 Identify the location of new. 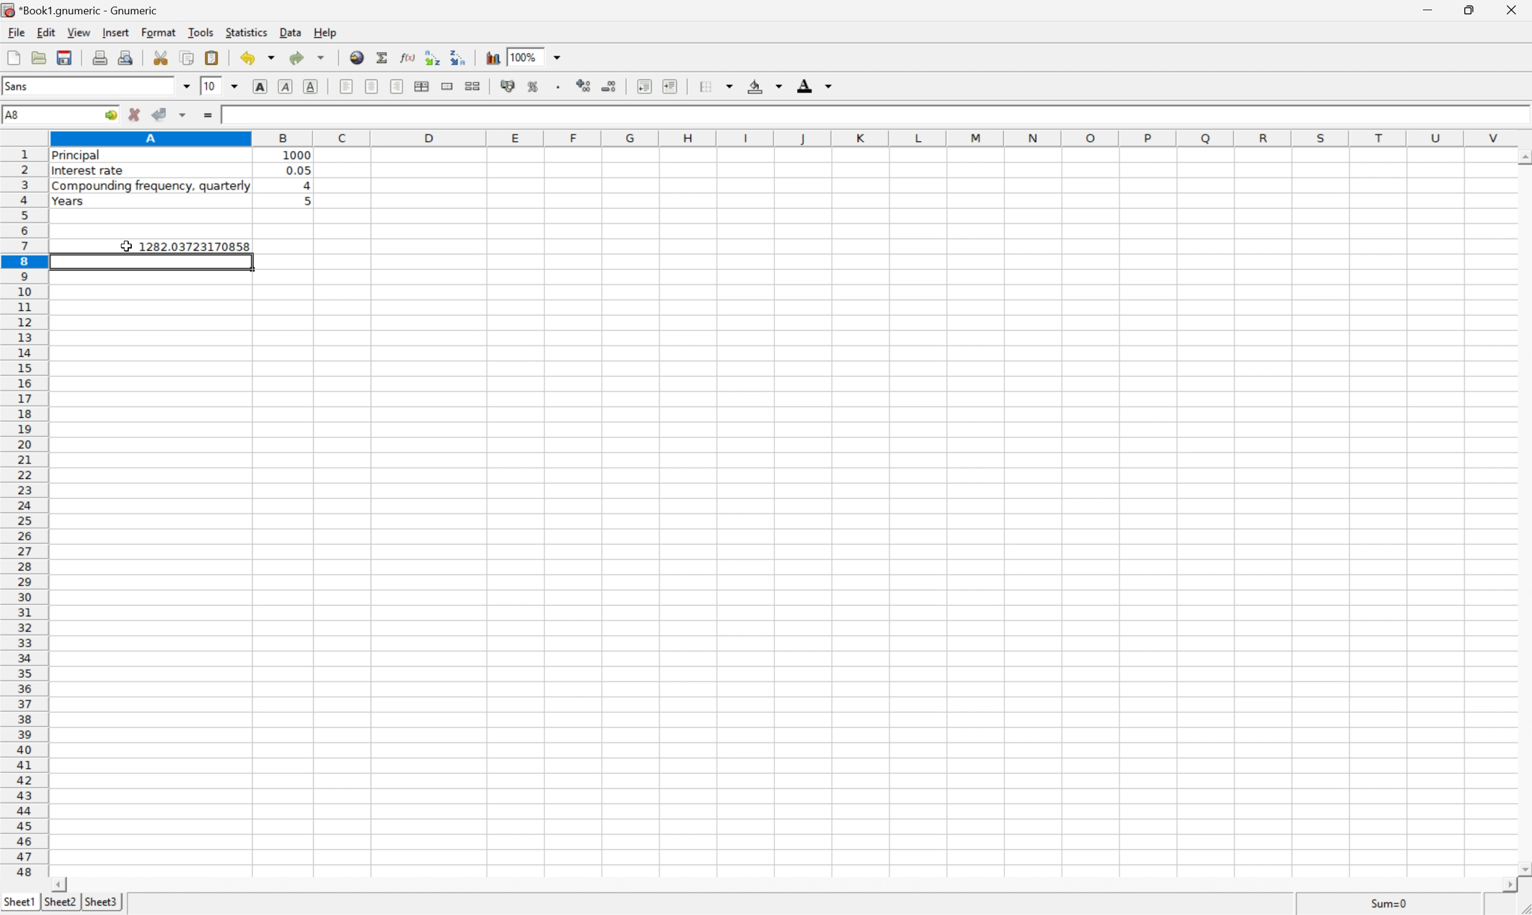
(12, 56).